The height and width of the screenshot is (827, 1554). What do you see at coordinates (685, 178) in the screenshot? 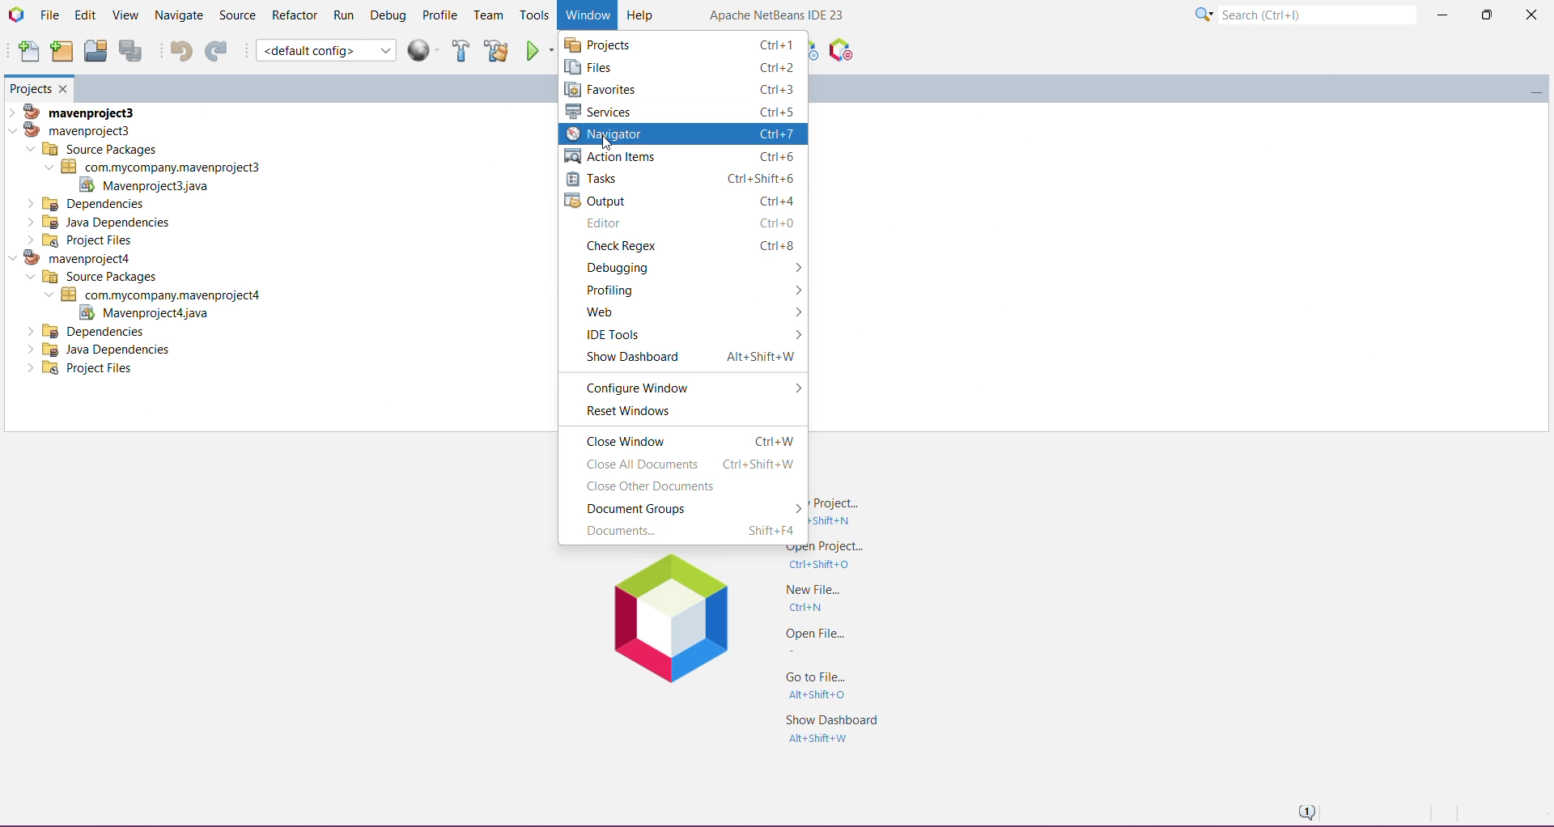
I see `Tasks` at bounding box center [685, 178].